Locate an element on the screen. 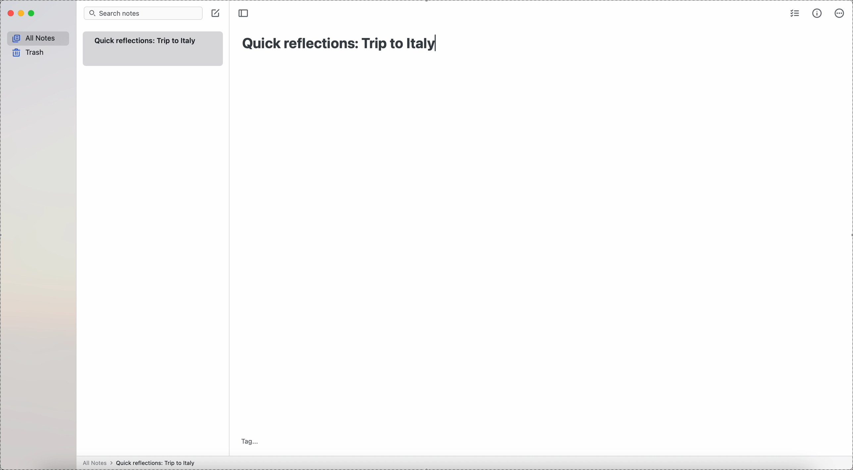 The height and width of the screenshot is (470, 853). more options is located at coordinates (840, 14).